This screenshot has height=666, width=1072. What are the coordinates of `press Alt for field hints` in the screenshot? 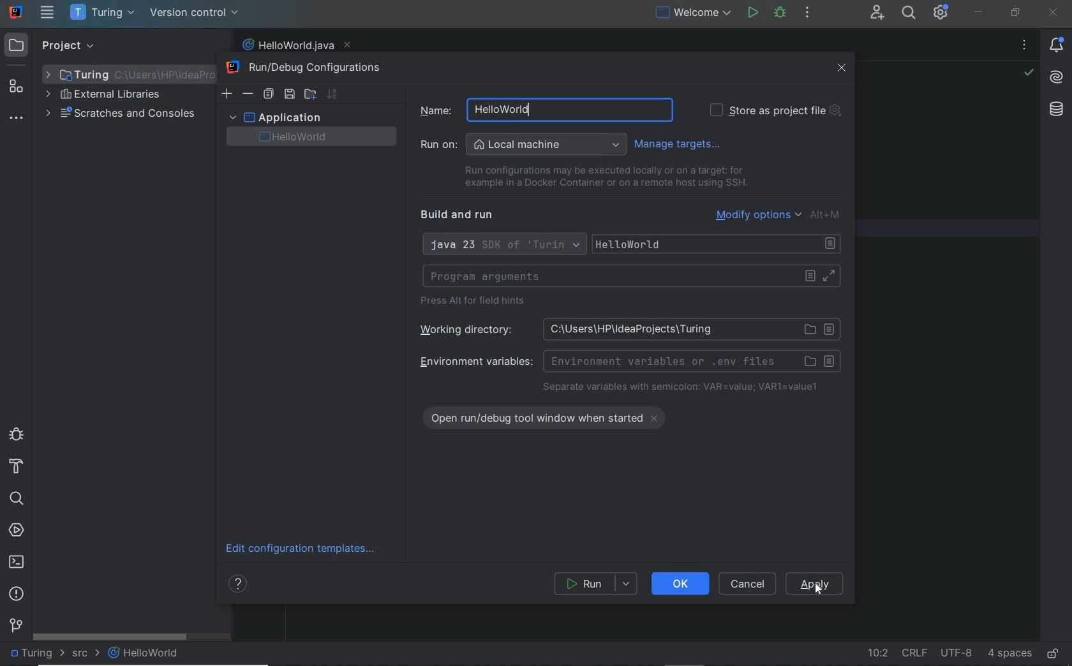 It's located at (477, 302).